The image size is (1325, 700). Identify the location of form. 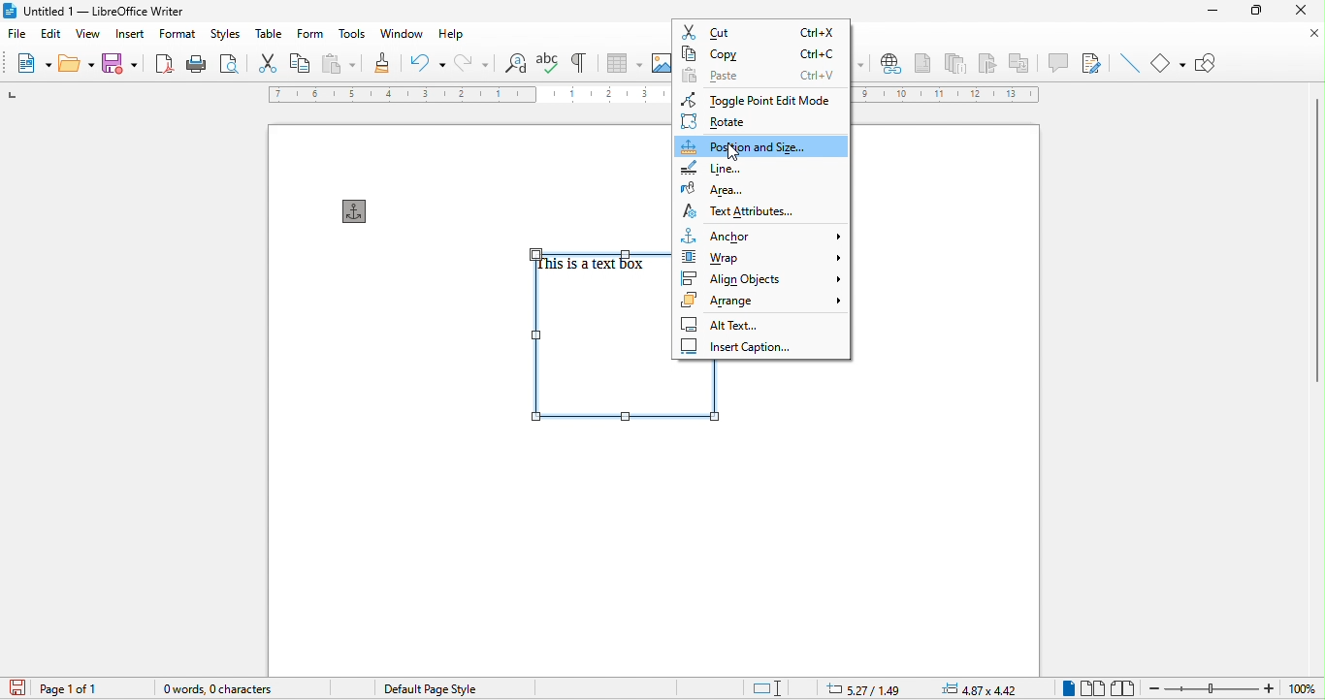
(307, 35).